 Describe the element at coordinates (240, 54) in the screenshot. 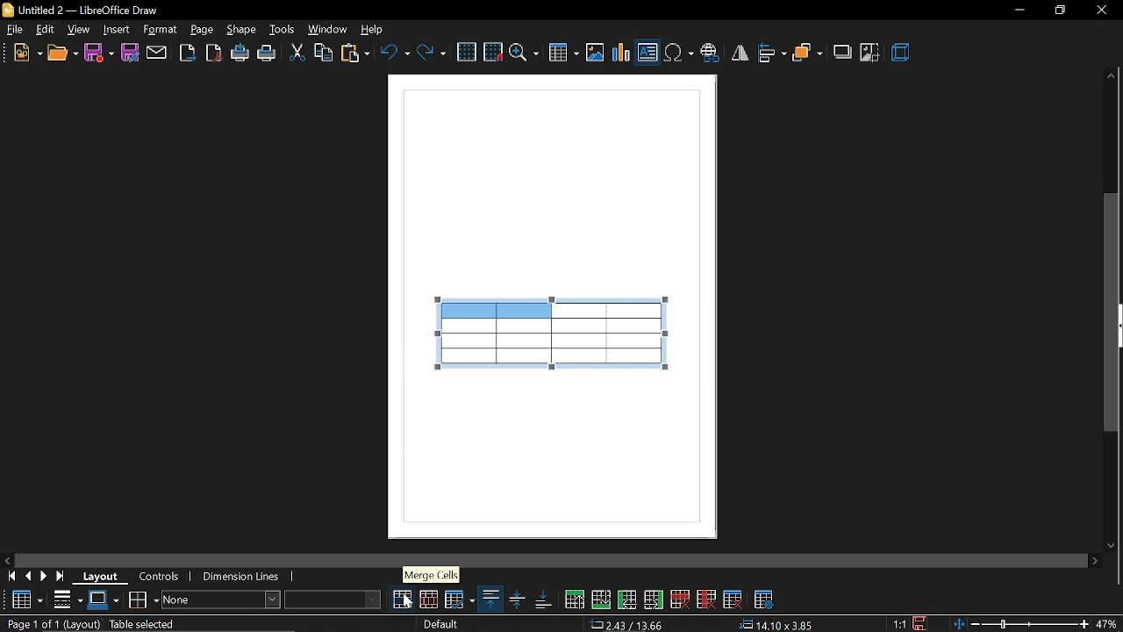

I see `print directly` at that location.